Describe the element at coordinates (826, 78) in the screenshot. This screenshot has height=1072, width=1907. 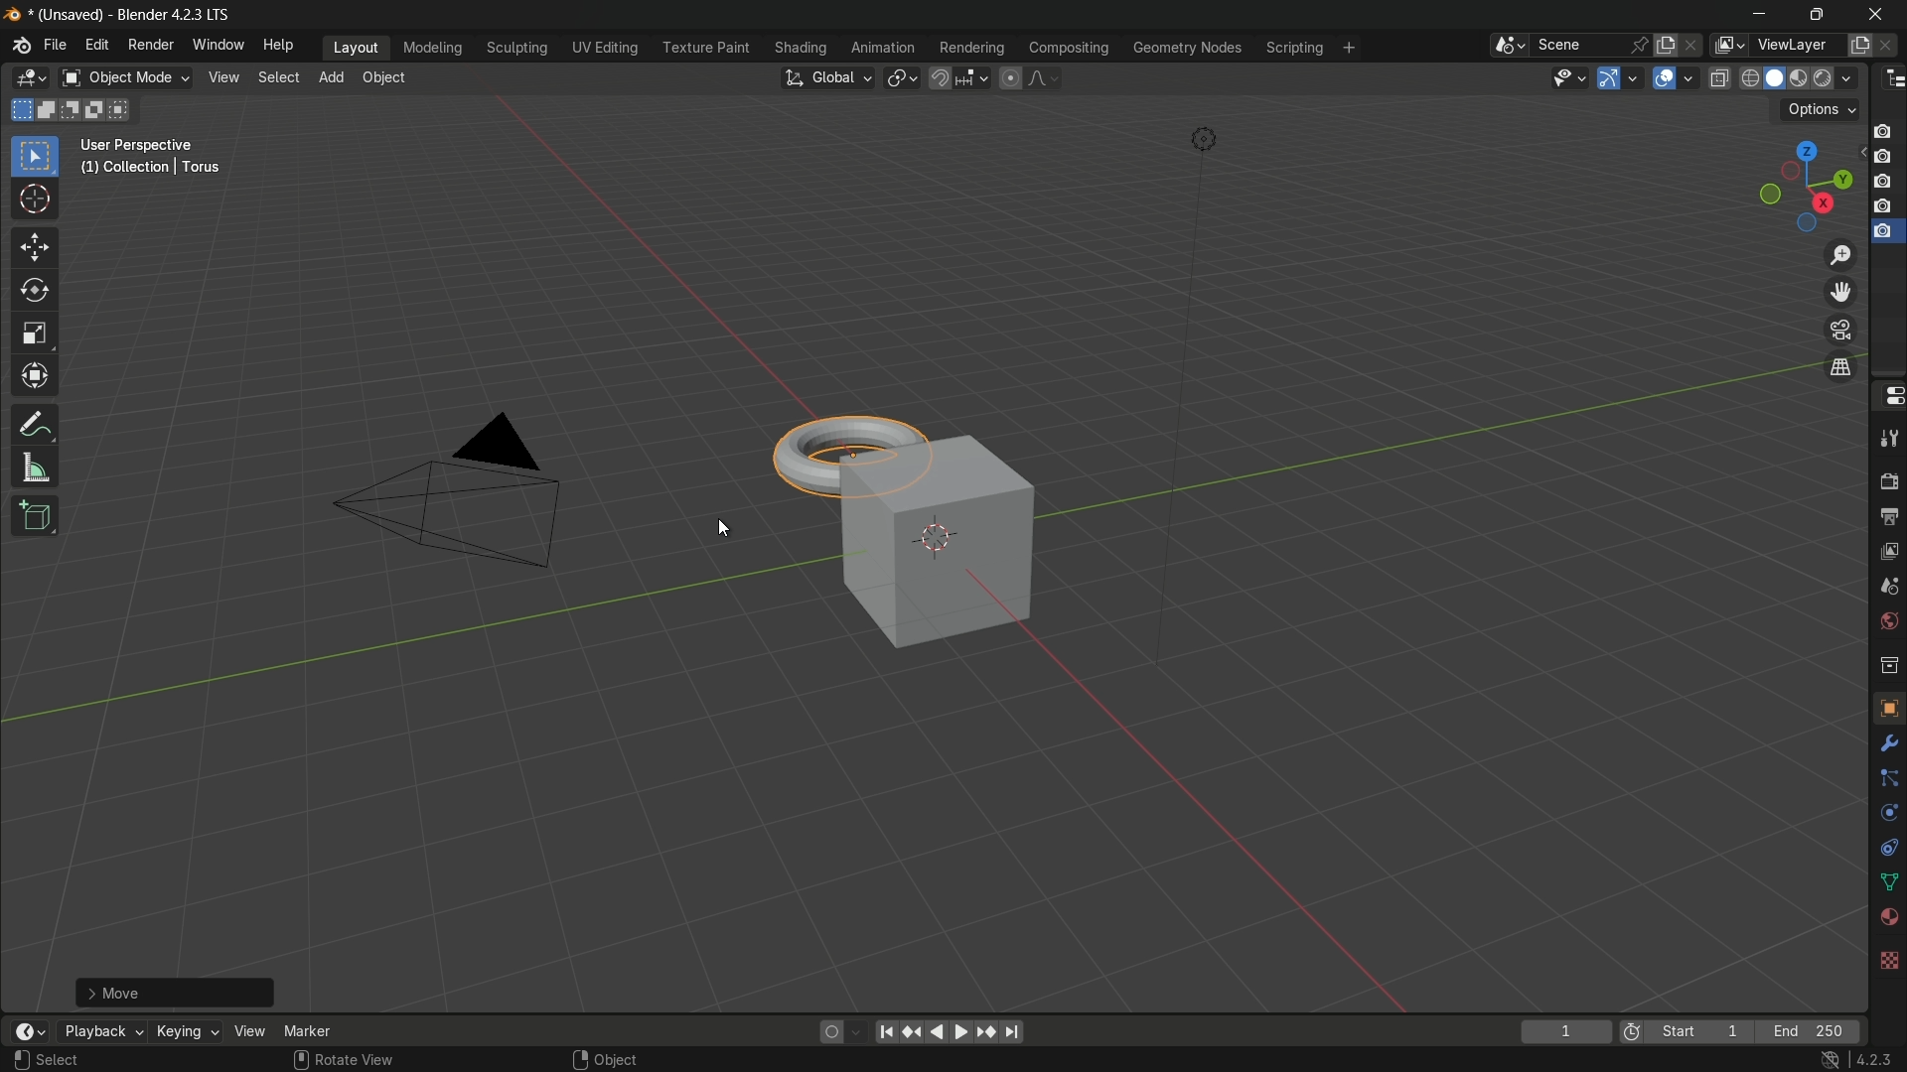
I see `transformation orientation` at that location.